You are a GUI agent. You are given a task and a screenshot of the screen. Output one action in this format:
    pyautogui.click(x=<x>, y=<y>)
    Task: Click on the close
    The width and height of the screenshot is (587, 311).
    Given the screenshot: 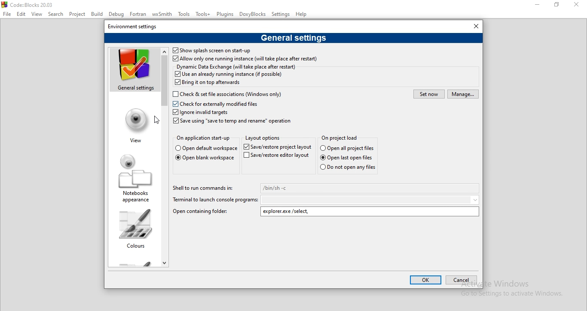 What is the action you would take?
    pyautogui.click(x=474, y=27)
    